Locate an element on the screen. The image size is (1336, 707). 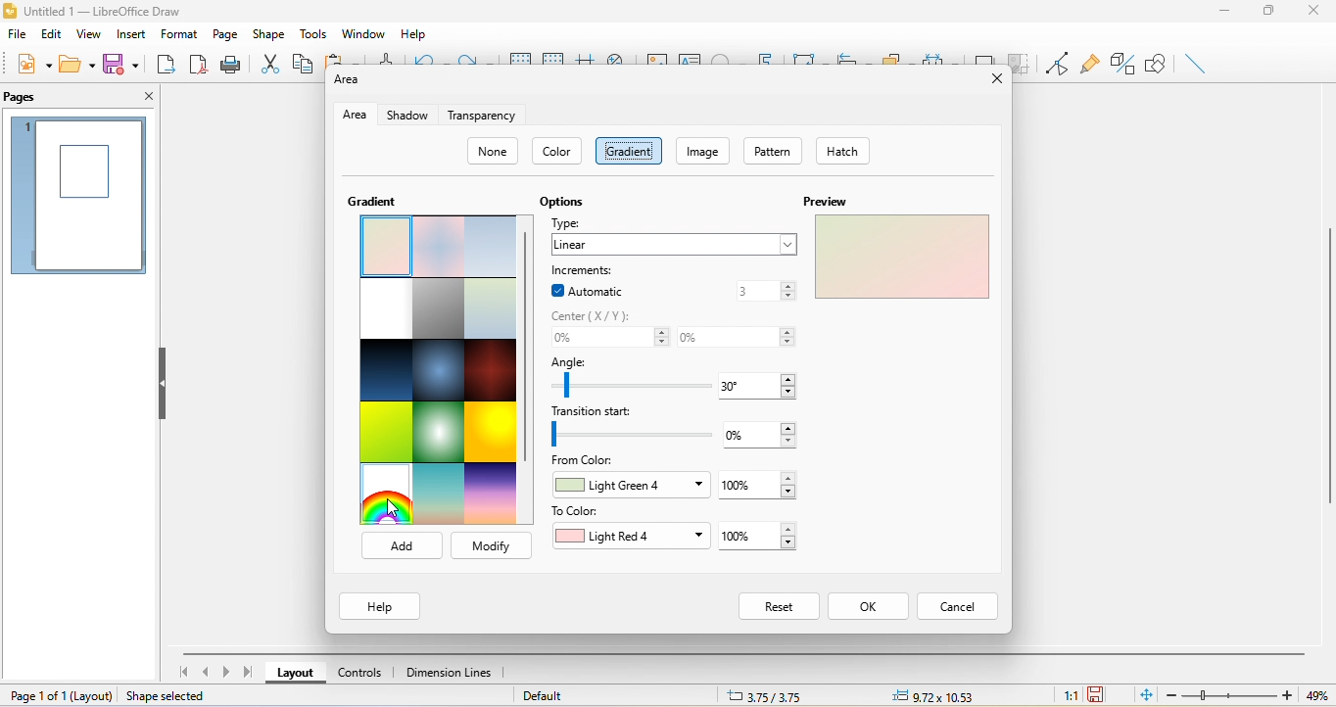
area is located at coordinates (352, 116).